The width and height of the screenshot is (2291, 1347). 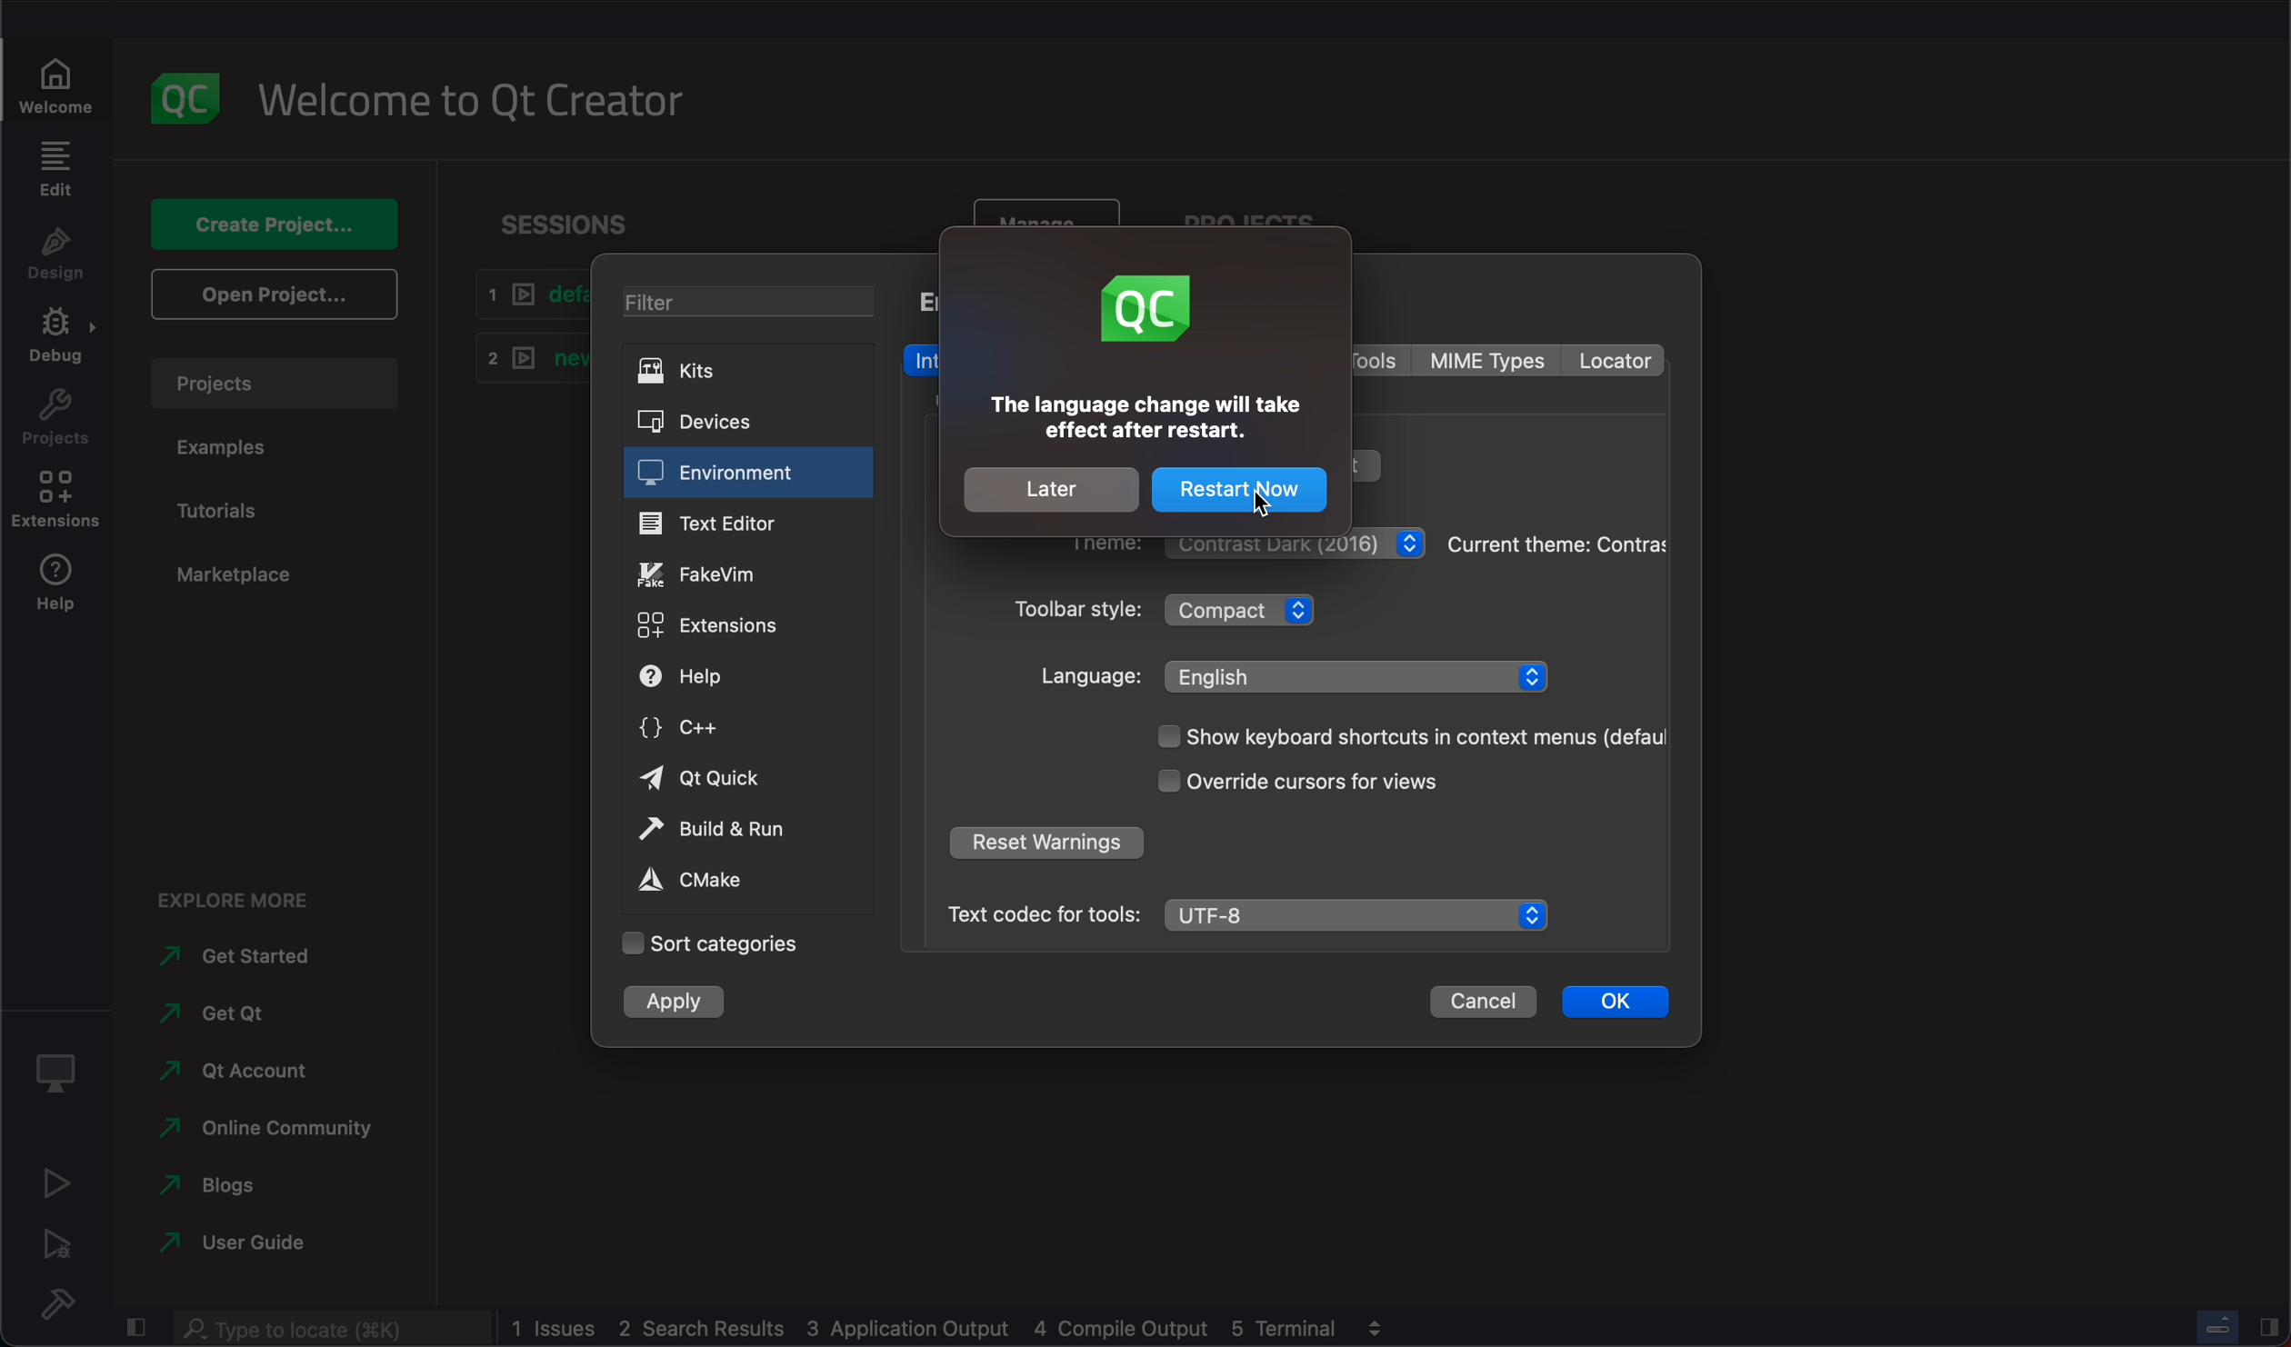 I want to click on c++, so click(x=748, y=730).